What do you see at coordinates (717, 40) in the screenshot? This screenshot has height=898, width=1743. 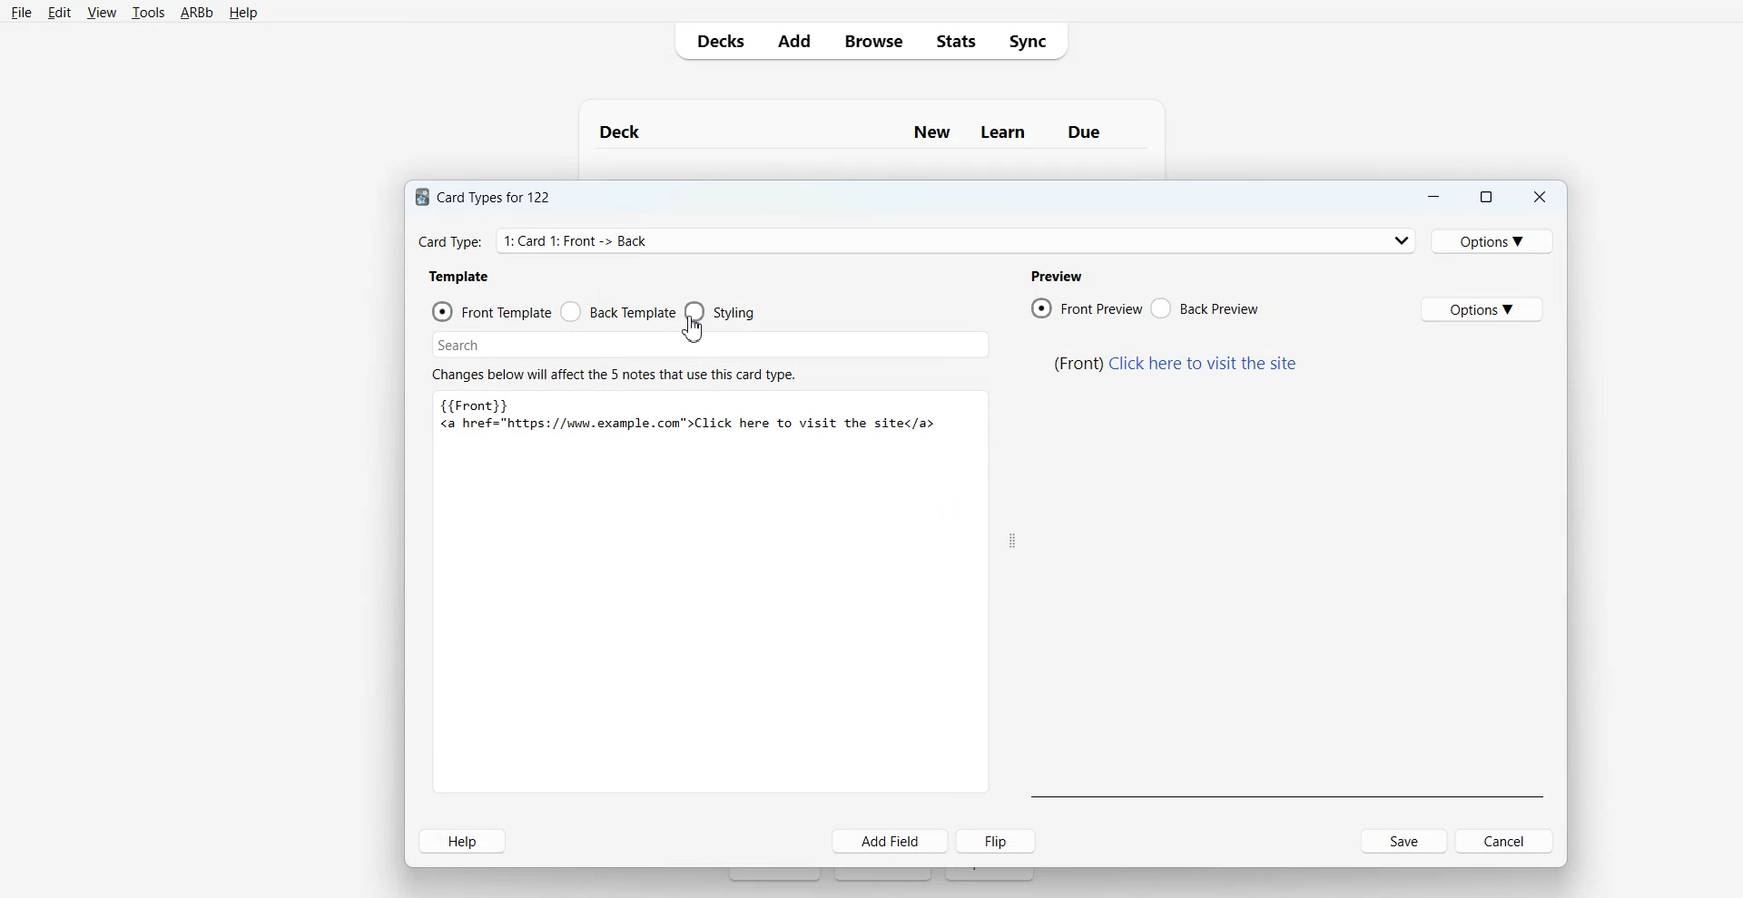 I see `Decks ` at bounding box center [717, 40].